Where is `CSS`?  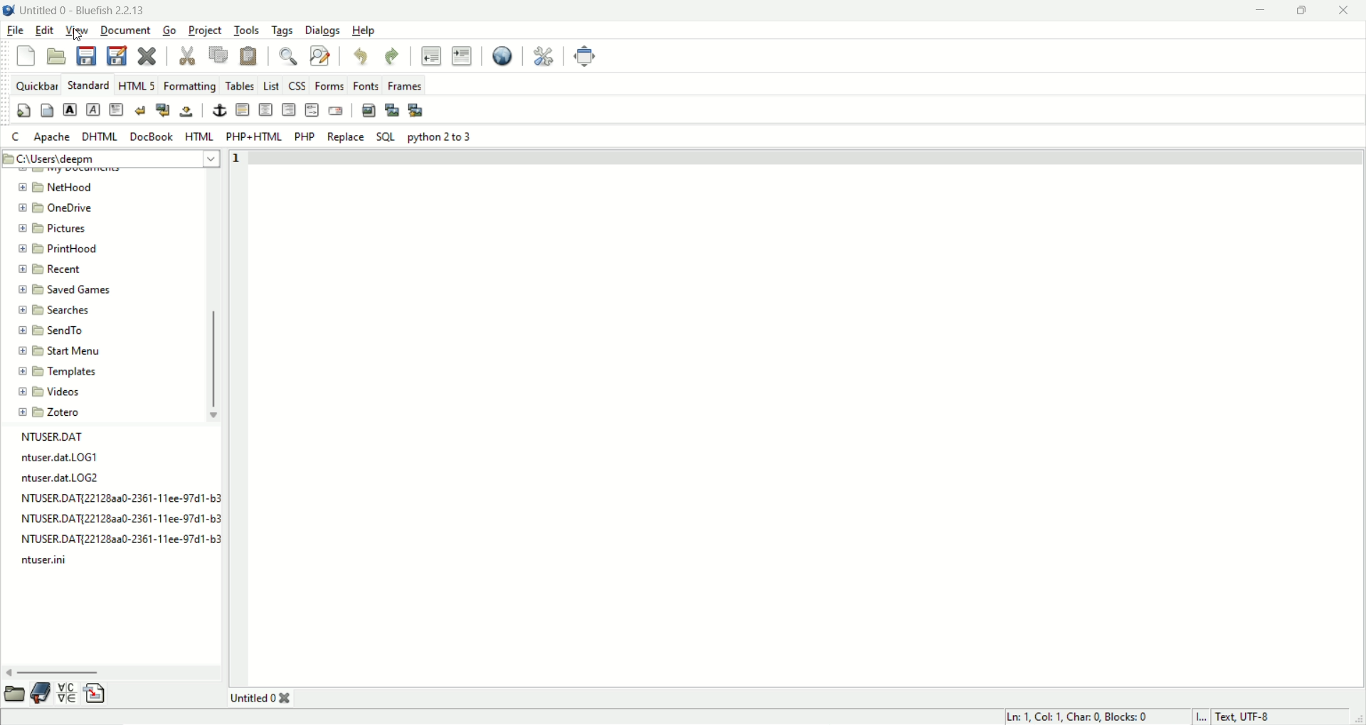
CSS is located at coordinates (297, 85).